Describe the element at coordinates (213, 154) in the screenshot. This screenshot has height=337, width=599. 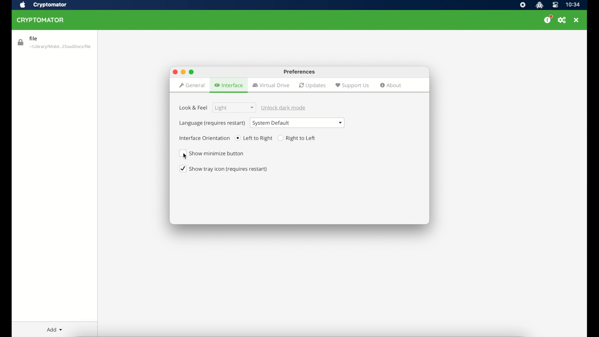
I see `checkbox` at that location.